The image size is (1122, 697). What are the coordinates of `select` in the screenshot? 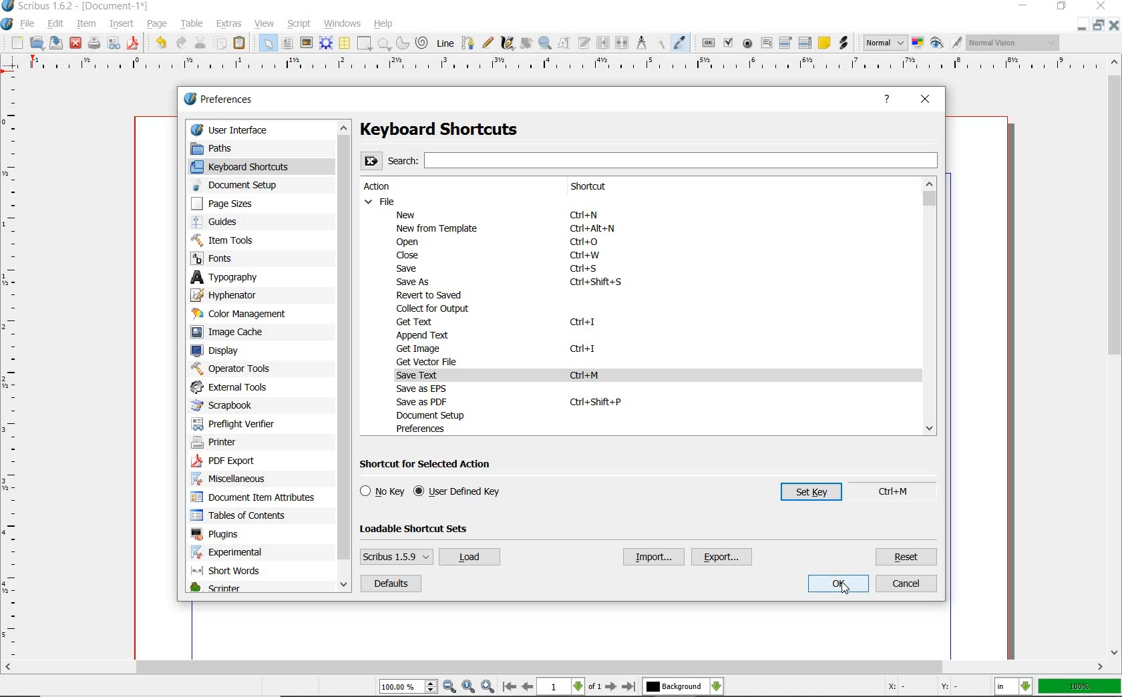 It's located at (269, 45).